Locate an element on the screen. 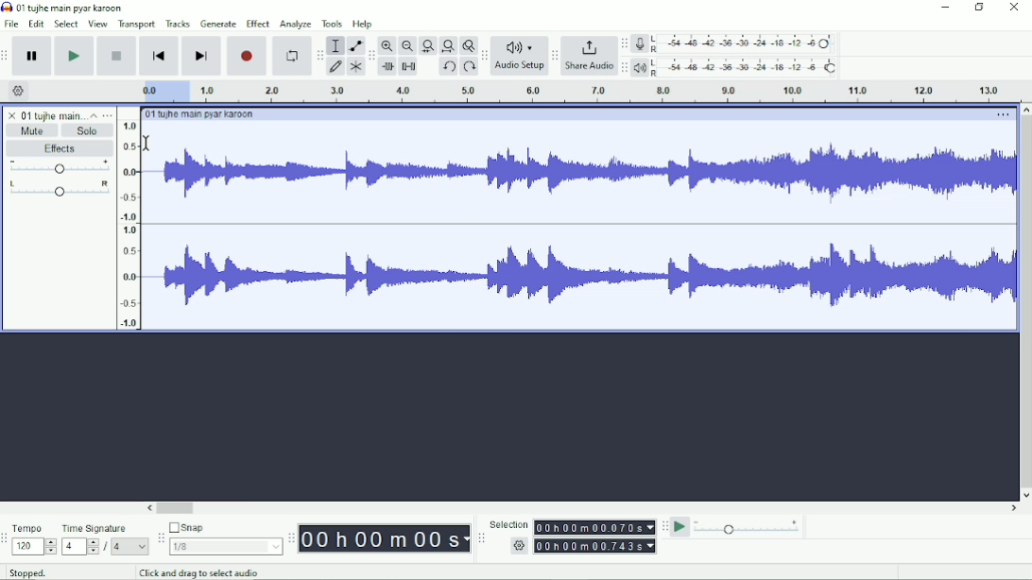  Horizontal scrollbar is located at coordinates (583, 508).